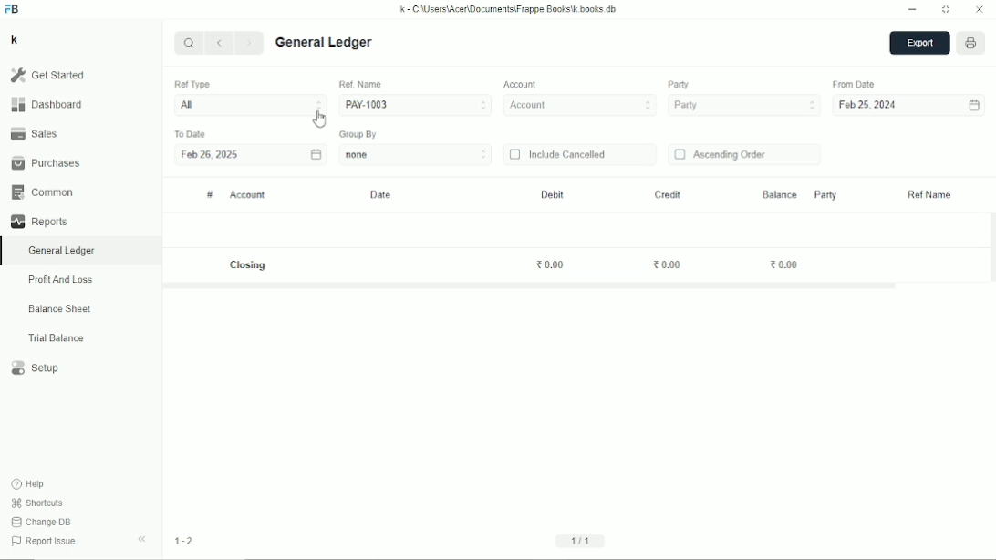 This screenshot has height=560, width=996. What do you see at coordinates (47, 543) in the screenshot?
I see `Report issue` at bounding box center [47, 543].